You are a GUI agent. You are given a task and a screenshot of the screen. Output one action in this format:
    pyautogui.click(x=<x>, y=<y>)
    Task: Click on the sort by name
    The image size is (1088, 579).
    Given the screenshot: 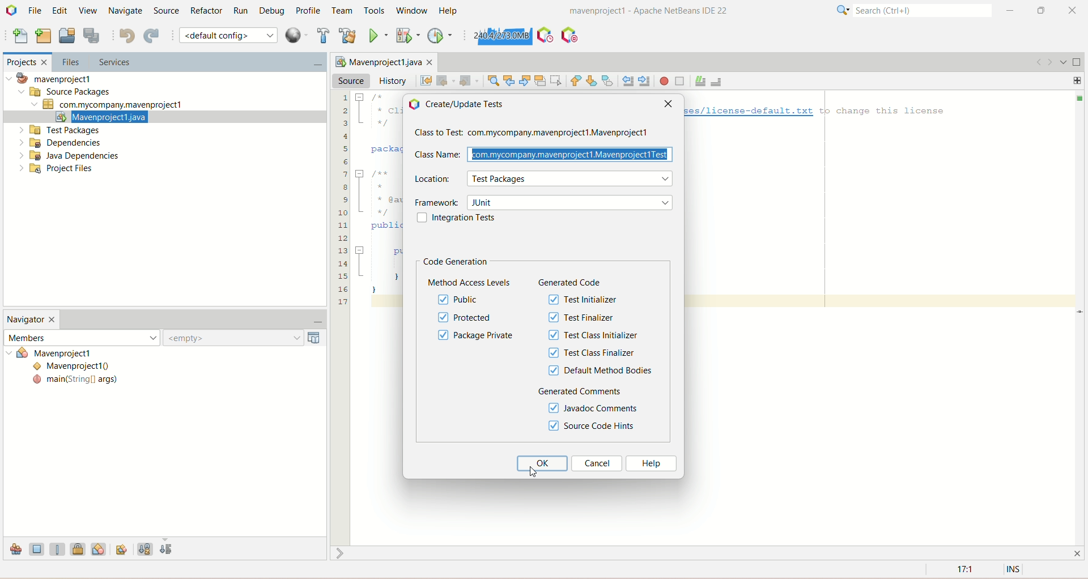 What is the action you would take?
    pyautogui.click(x=144, y=547)
    